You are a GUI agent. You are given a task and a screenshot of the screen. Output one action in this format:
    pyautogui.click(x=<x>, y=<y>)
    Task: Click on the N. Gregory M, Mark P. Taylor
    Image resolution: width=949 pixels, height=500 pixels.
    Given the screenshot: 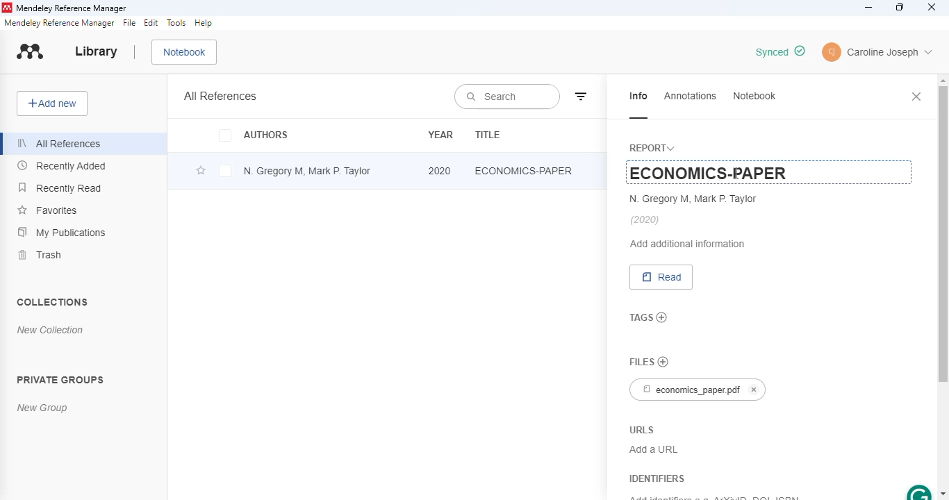 What is the action you would take?
    pyautogui.click(x=694, y=199)
    